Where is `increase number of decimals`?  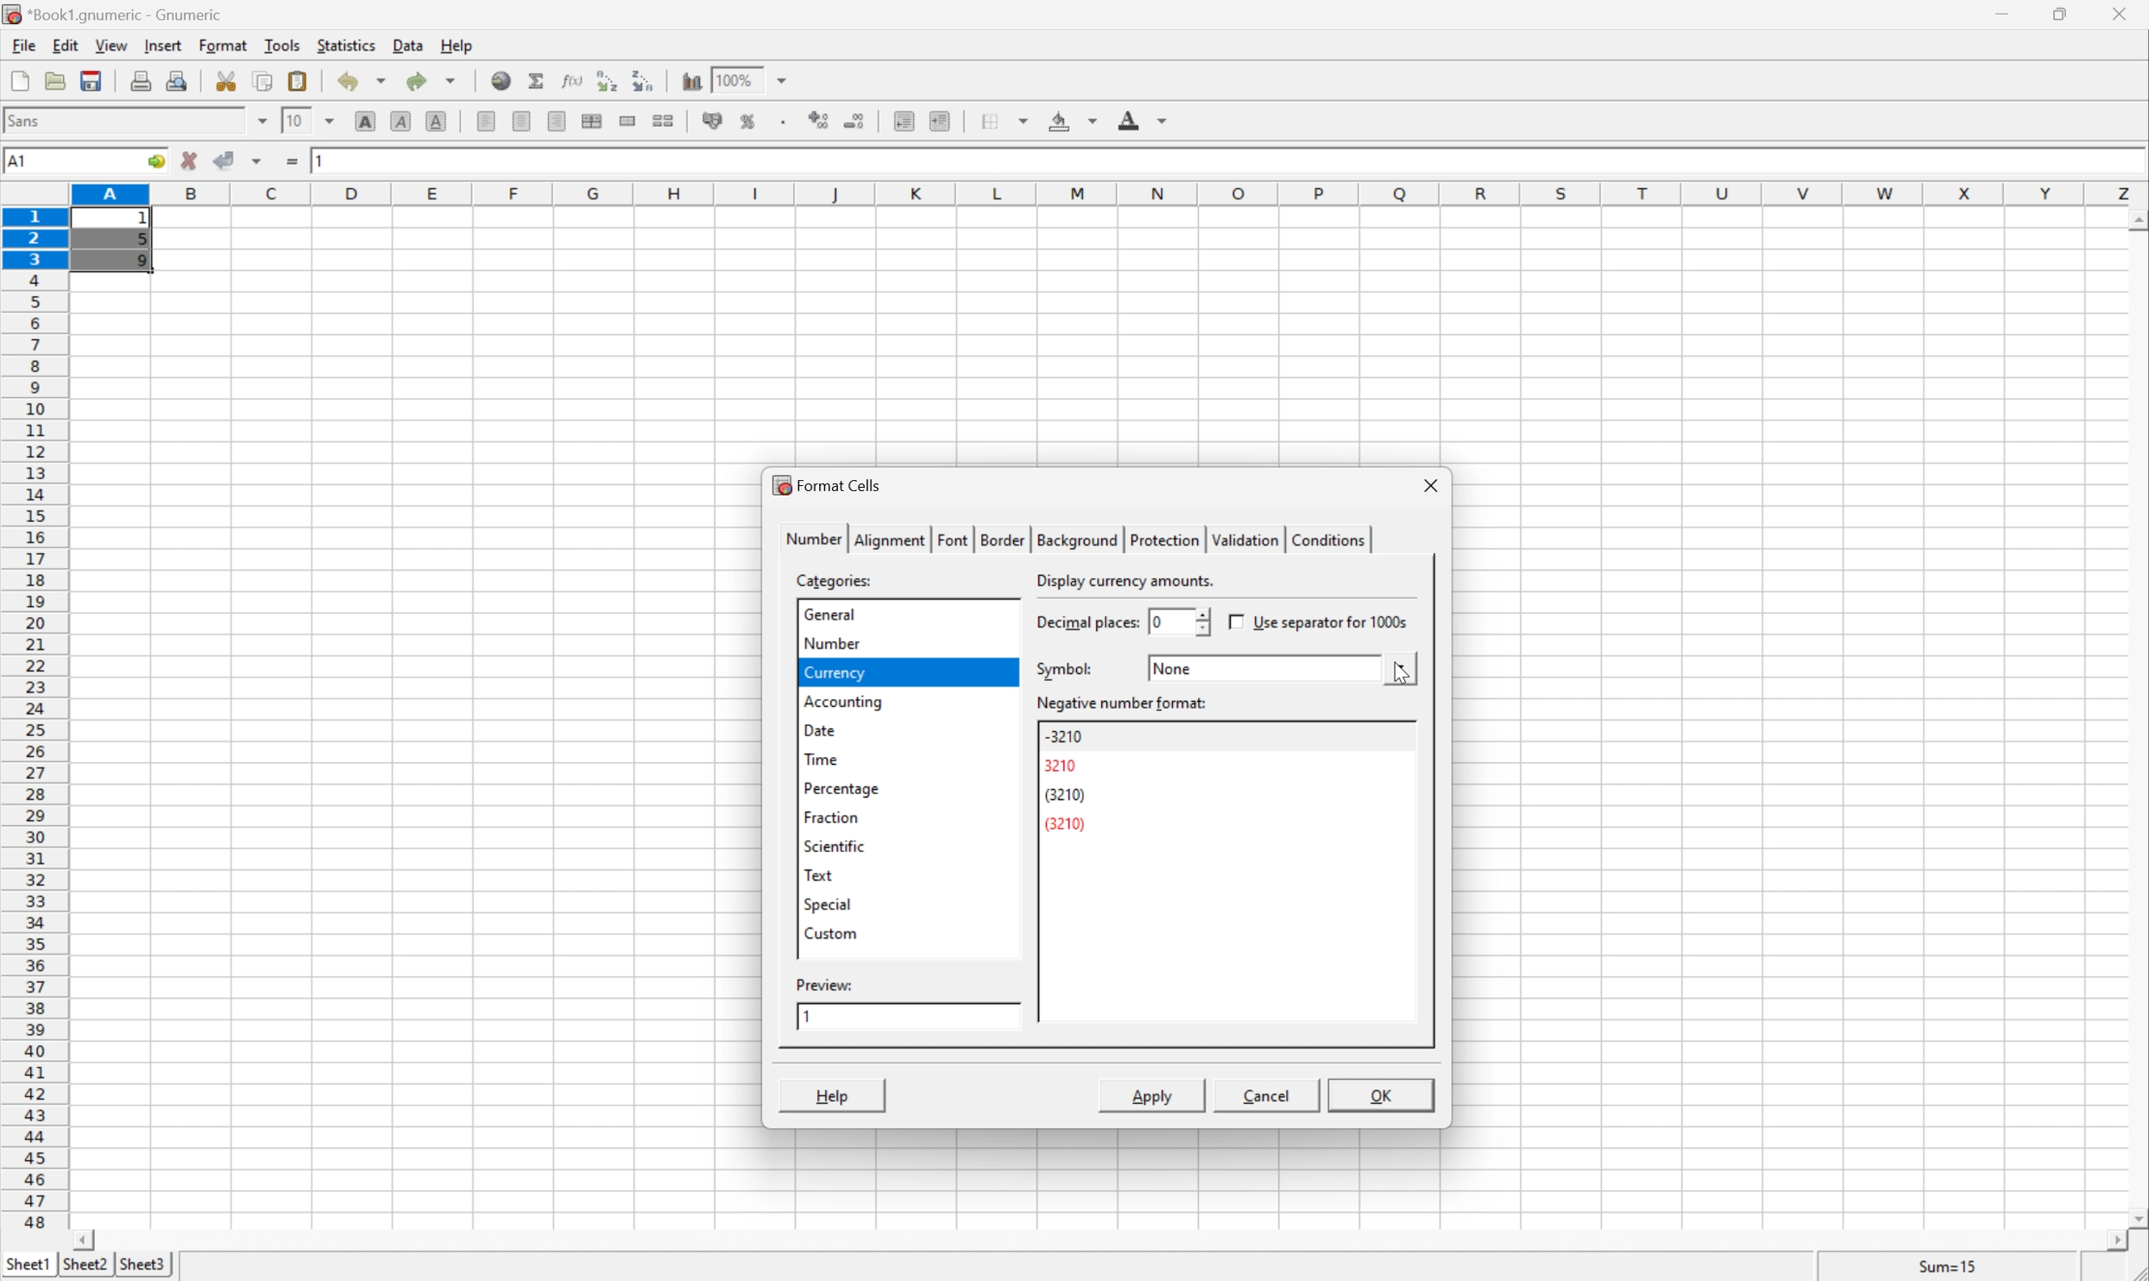 increase number of decimals is located at coordinates (820, 120).